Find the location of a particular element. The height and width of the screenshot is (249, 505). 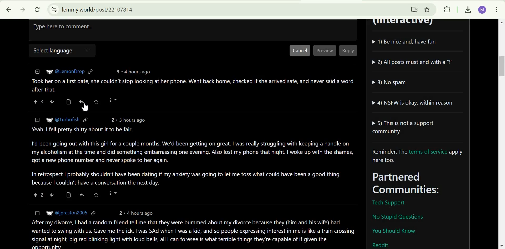

Comment is located at coordinates (194, 157).